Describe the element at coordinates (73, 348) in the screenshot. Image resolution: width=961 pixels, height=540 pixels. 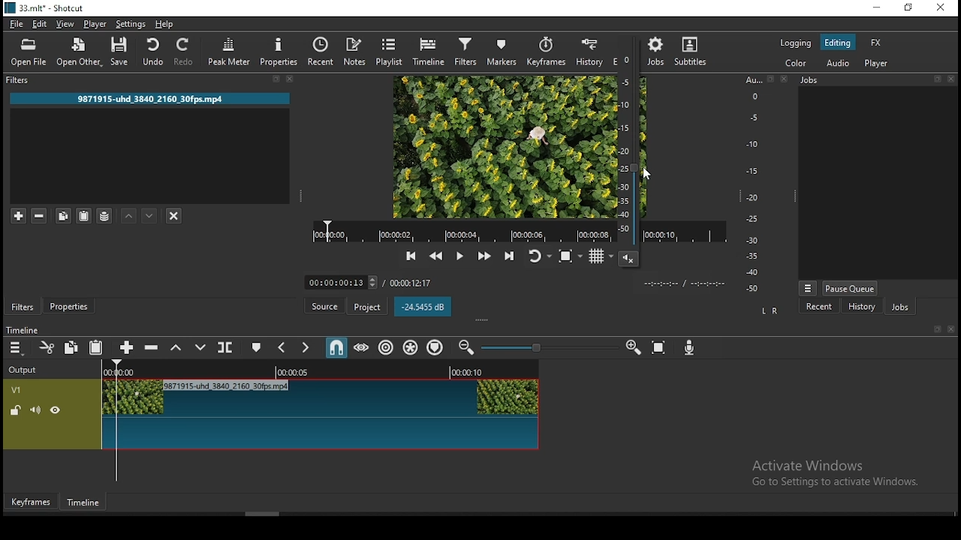
I see `copy` at that location.